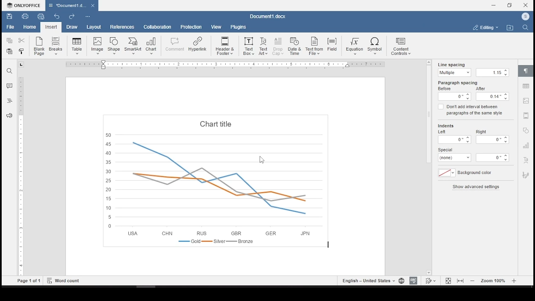 The height and width of the screenshot is (301, 535). What do you see at coordinates (278, 46) in the screenshot?
I see `drop cap` at bounding box center [278, 46].